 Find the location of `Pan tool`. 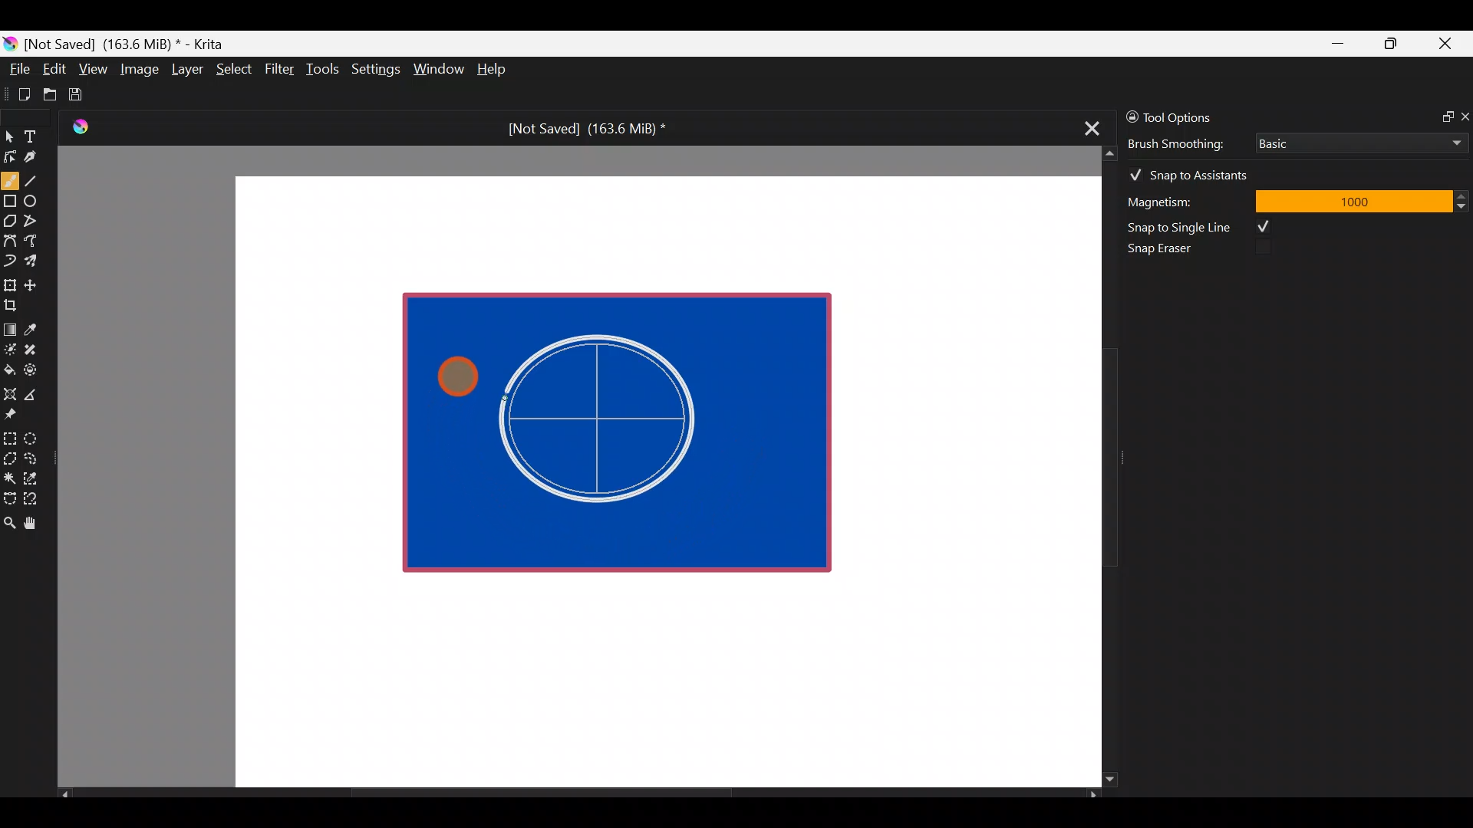

Pan tool is located at coordinates (37, 524).